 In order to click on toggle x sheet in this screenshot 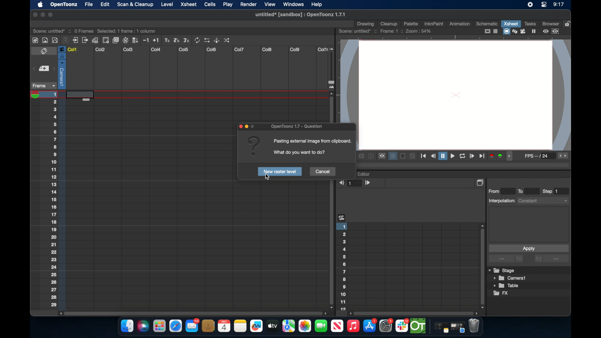, I will do `click(45, 52)`.